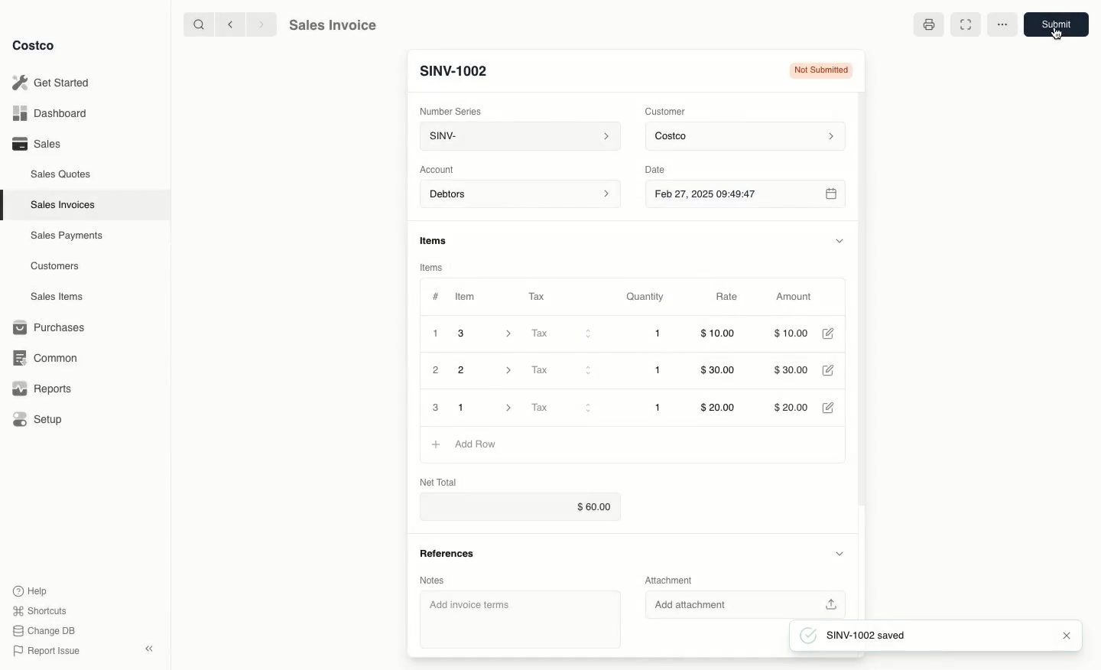 Image resolution: width=1101 pixels, height=670 pixels. Describe the element at coordinates (67, 234) in the screenshot. I see `‘Sales Payments` at that location.